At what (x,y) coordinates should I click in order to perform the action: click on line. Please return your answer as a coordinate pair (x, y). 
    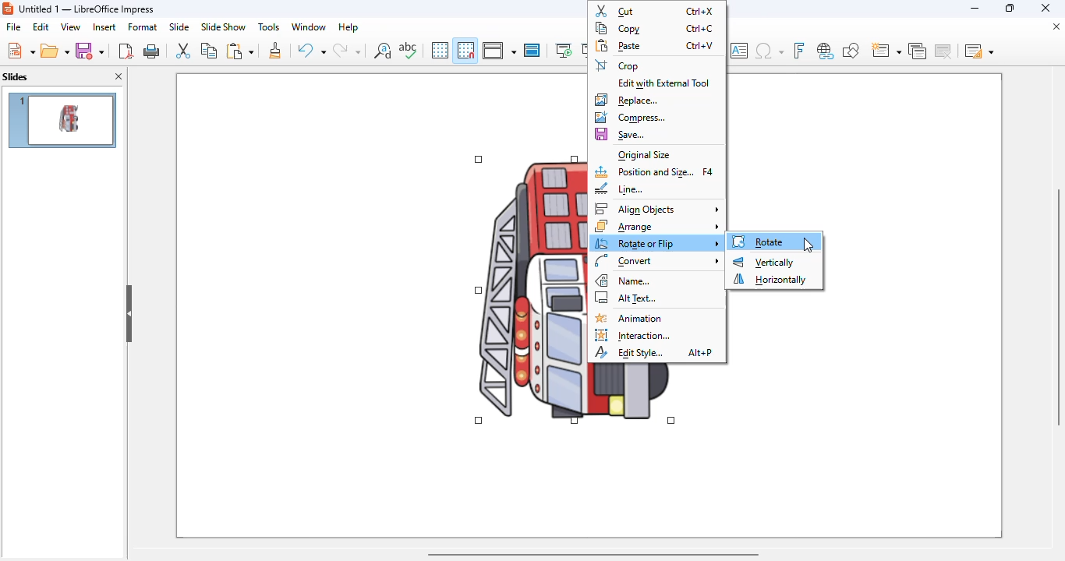
    Looking at the image, I should click on (621, 189).